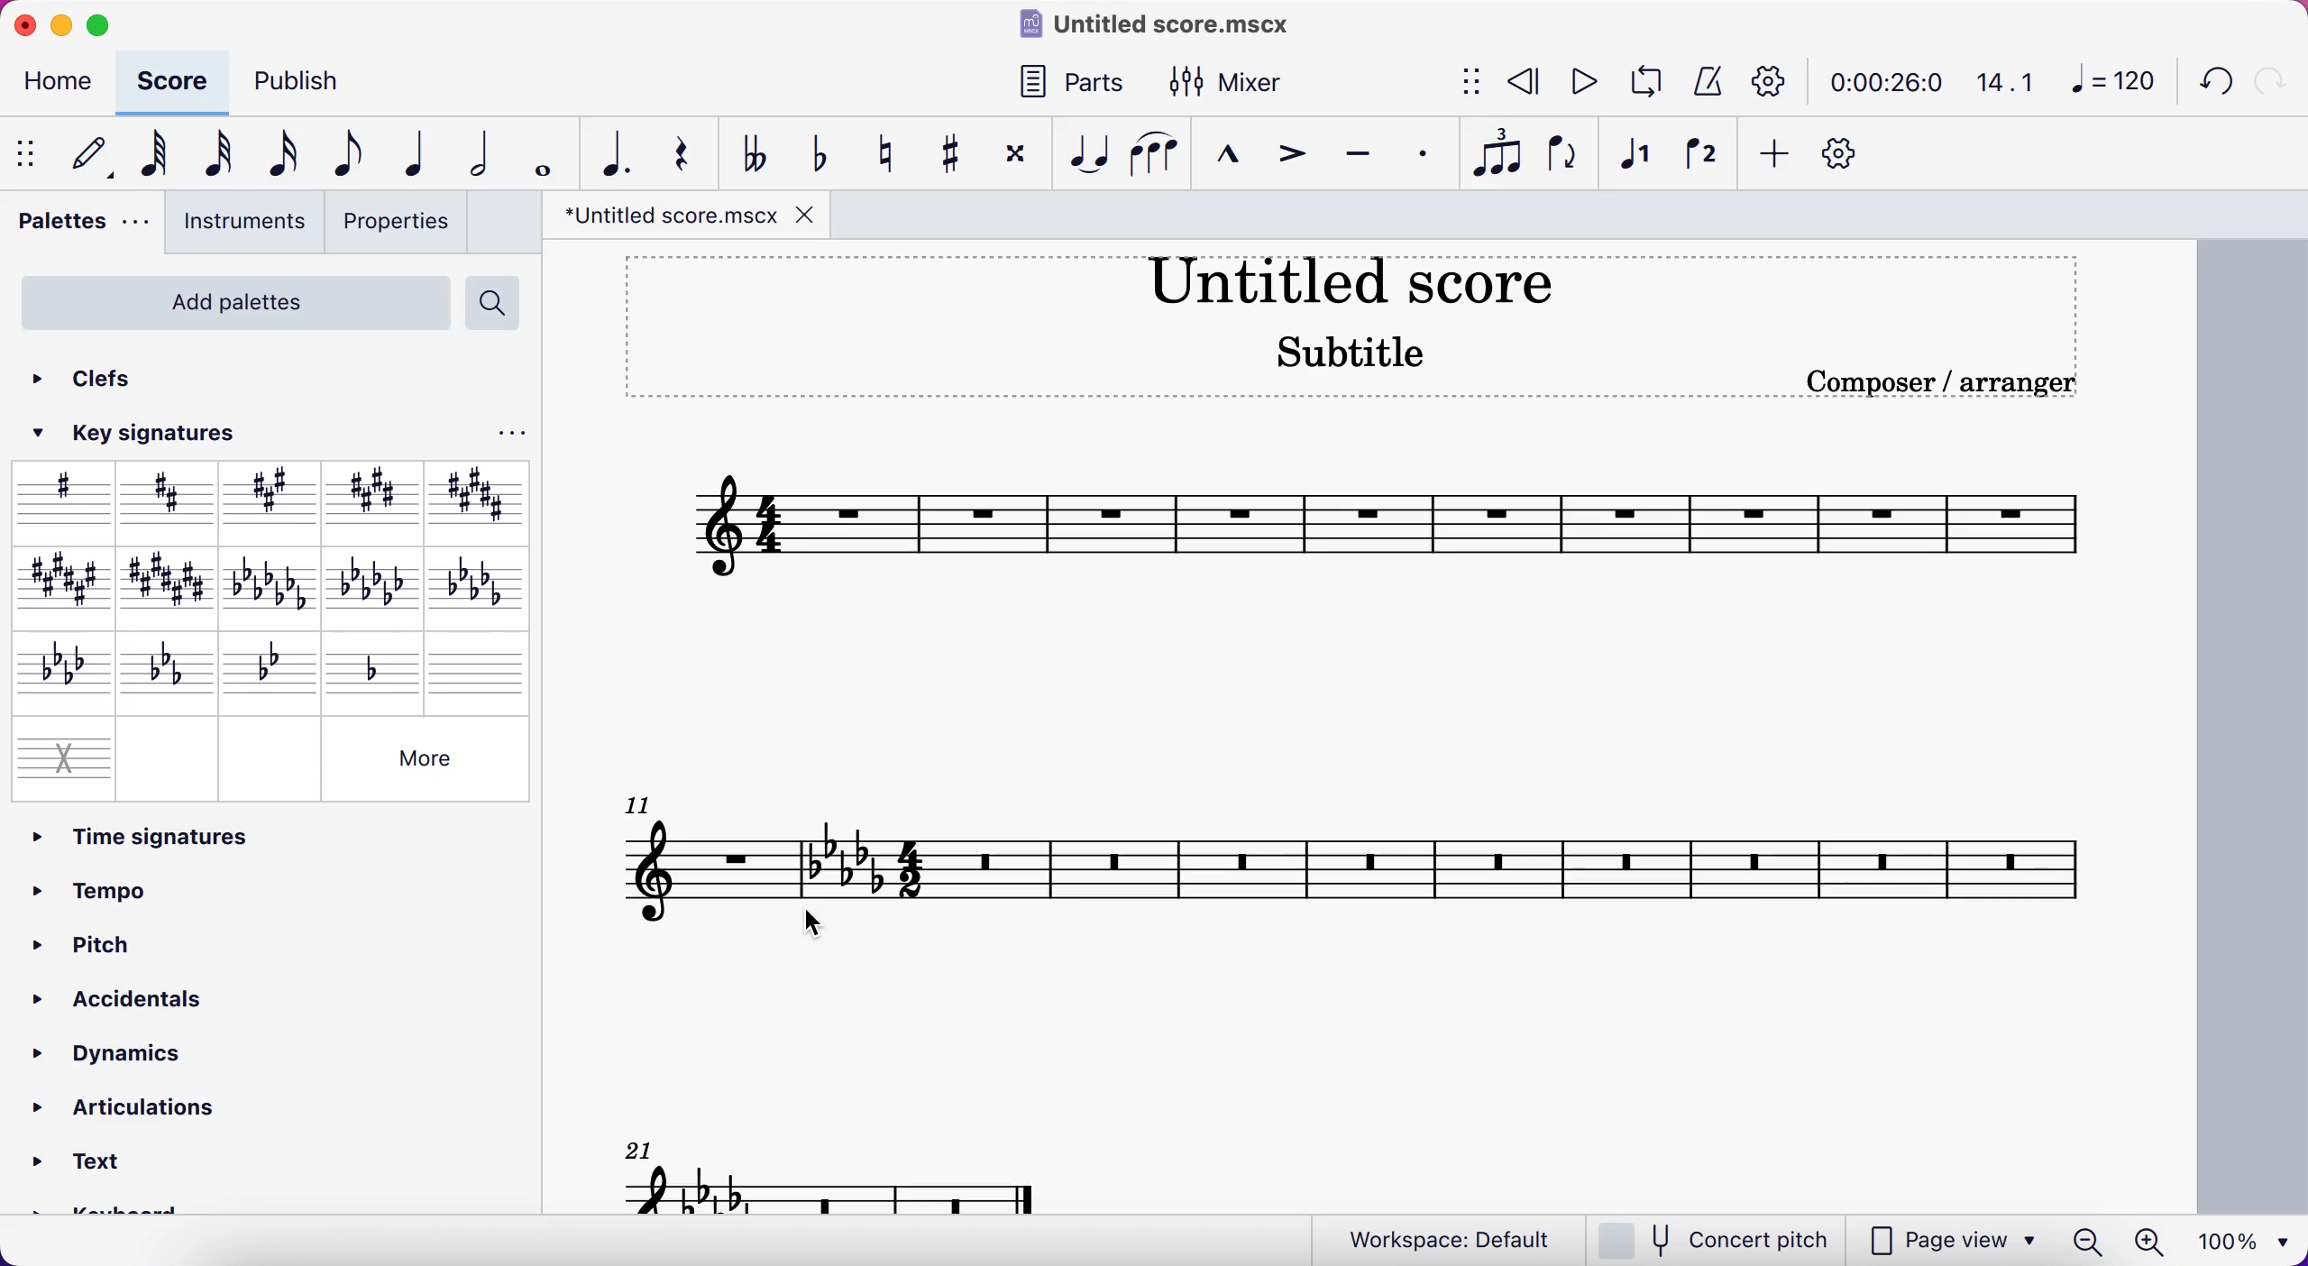  Describe the element at coordinates (1239, 86) in the screenshot. I see `mixer` at that location.